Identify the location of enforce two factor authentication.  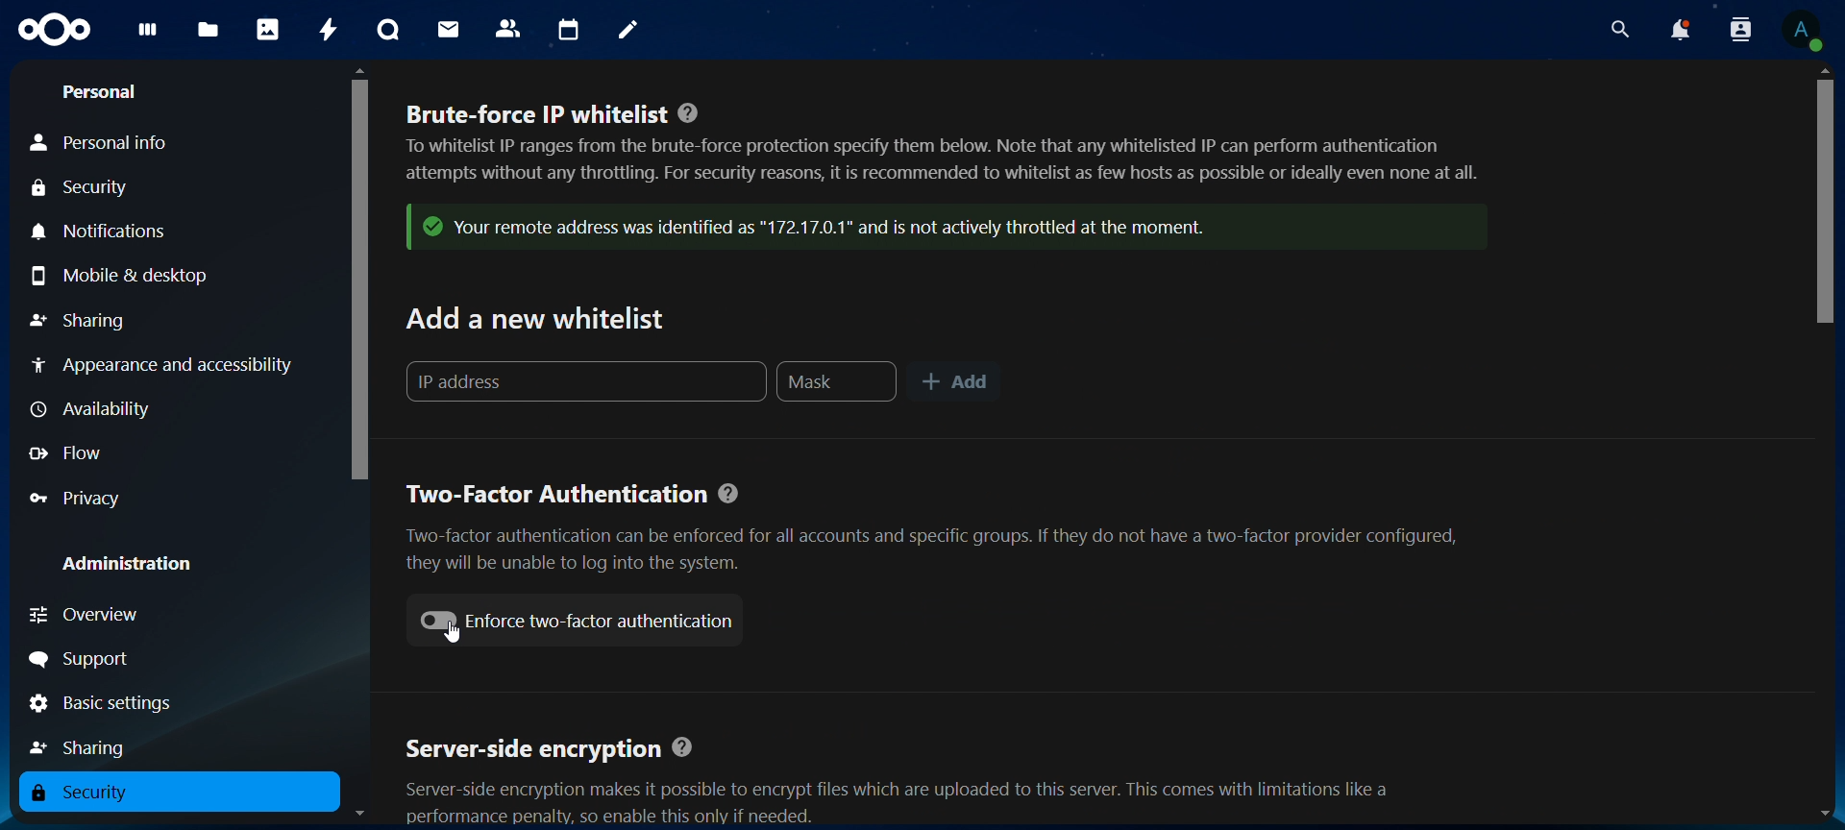
(574, 618).